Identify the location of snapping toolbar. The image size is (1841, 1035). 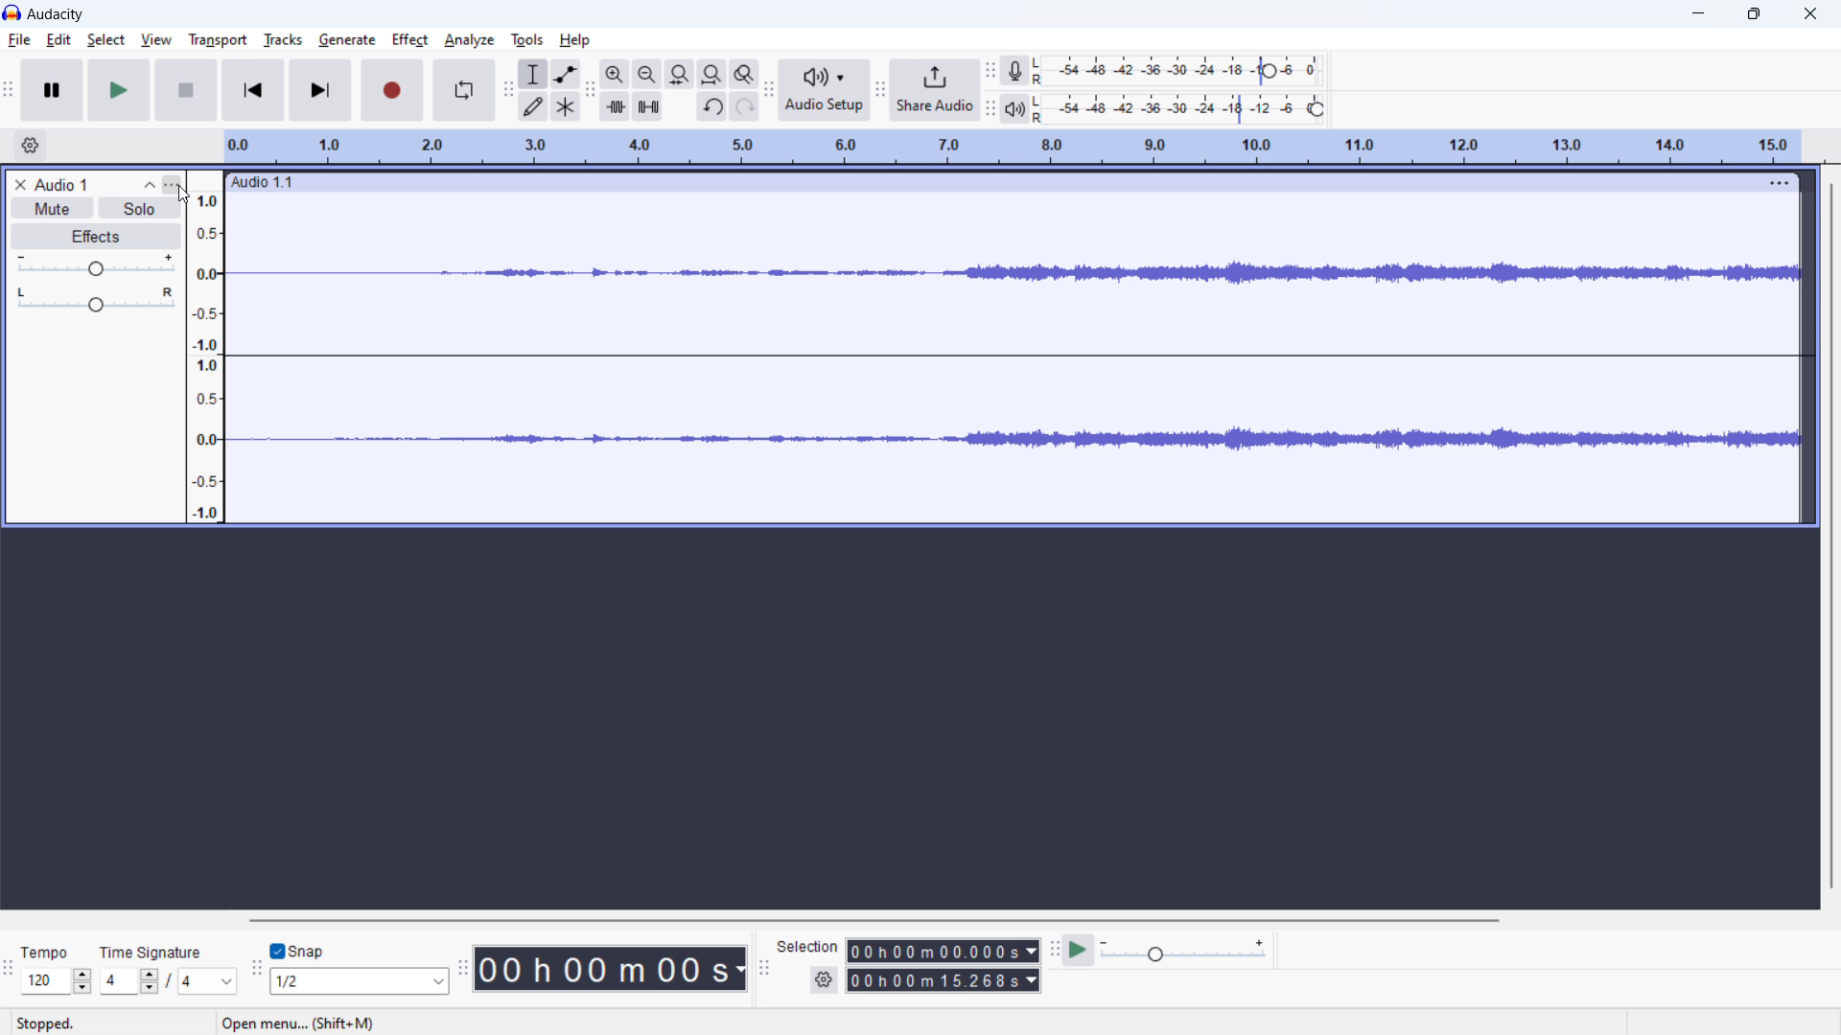
(255, 970).